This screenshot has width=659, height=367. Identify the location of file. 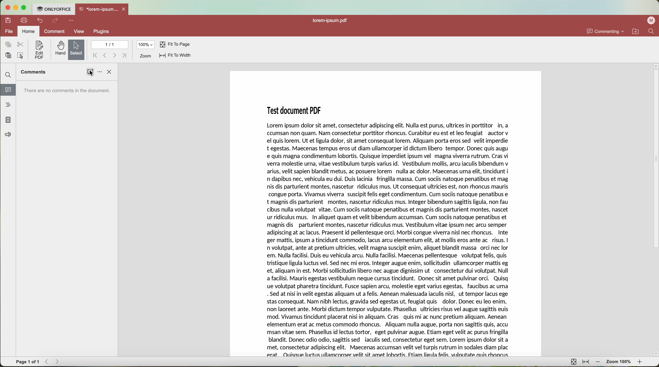
(8, 31).